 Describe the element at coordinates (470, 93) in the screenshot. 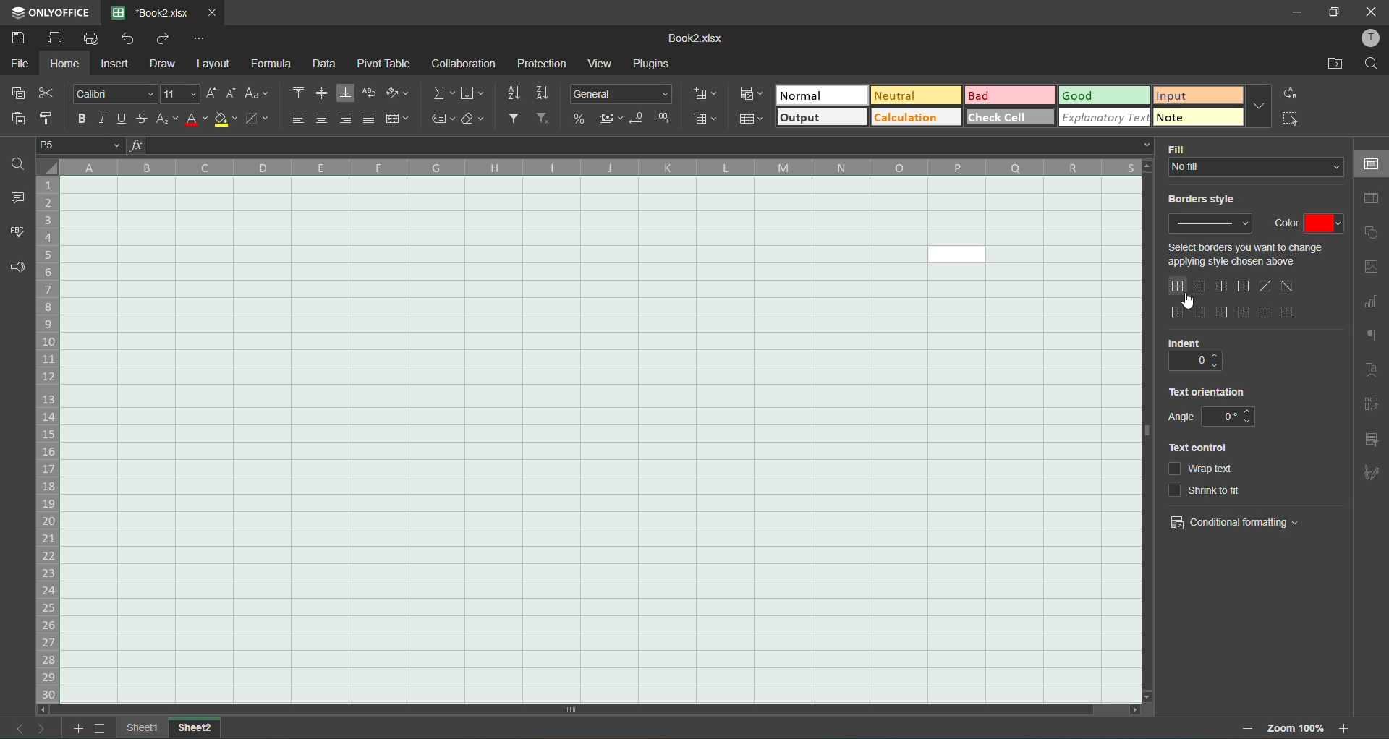

I see `fields` at that location.